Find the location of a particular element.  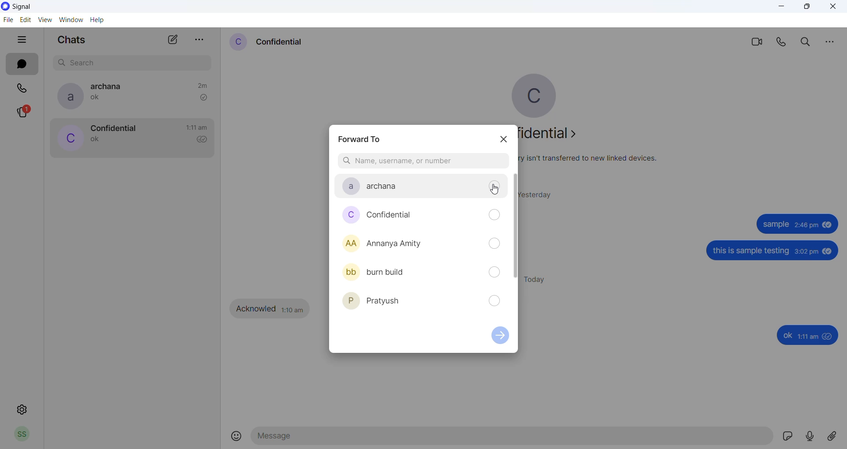

stories is located at coordinates (28, 112).